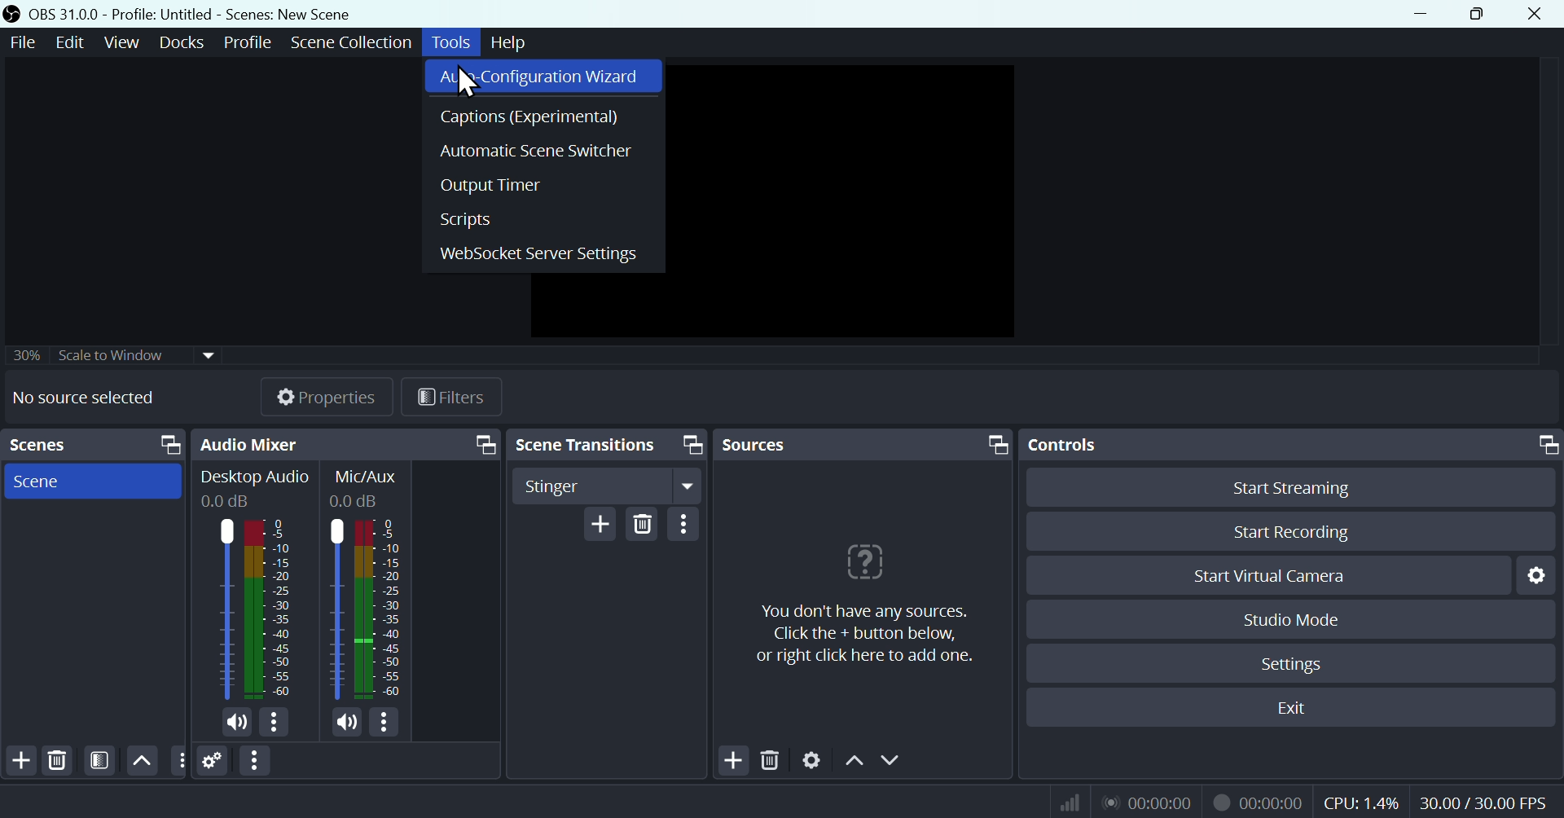 The width and height of the screenshot is (1564, 818). Describe the element at coordinates (543, 253) in the screenshot. I see `Web Socket server setting` at that location.